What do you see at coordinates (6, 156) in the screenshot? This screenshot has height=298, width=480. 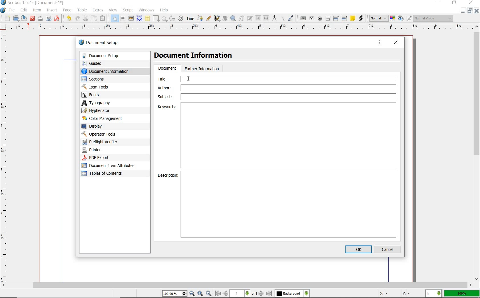 I see `ruler` at bounding box center [6, 156].